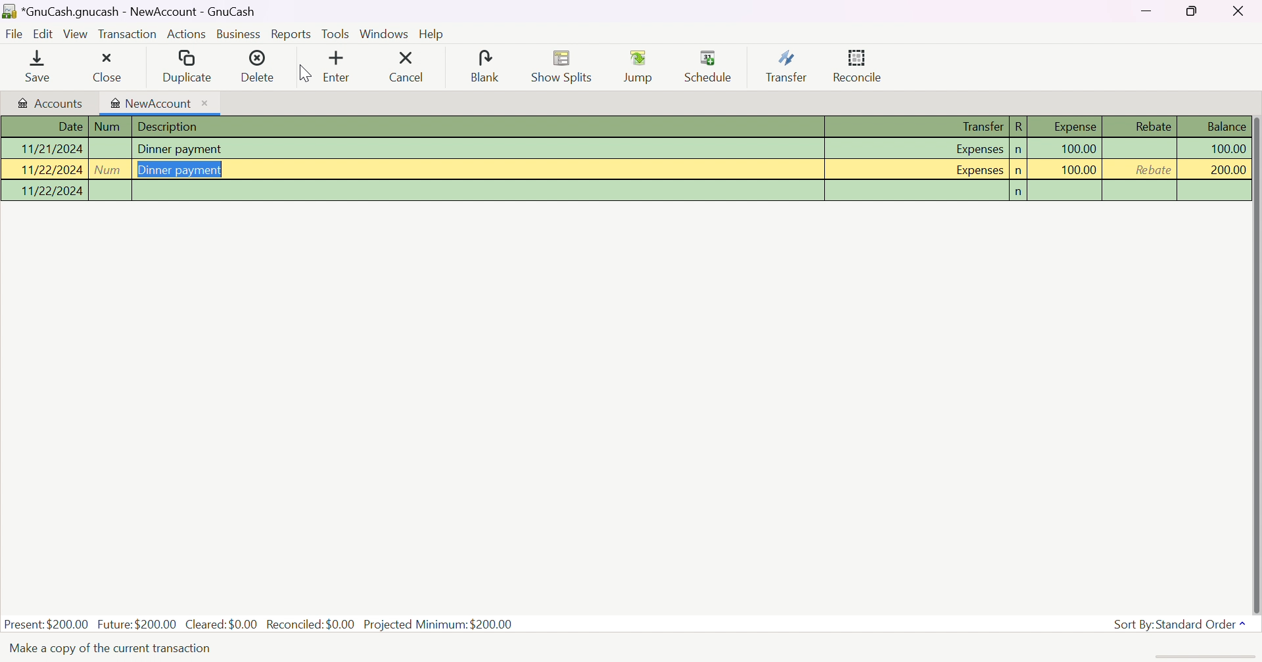 The image size is (1262, 662). What do you see at coordinates (49, 102) in the screenshot?
I see `Accounts` at bounding box center [49, 102].